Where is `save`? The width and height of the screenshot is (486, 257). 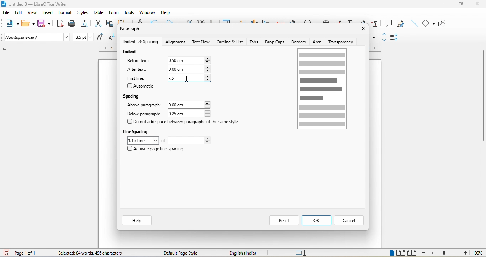
save is located at coordinates (44, 23).